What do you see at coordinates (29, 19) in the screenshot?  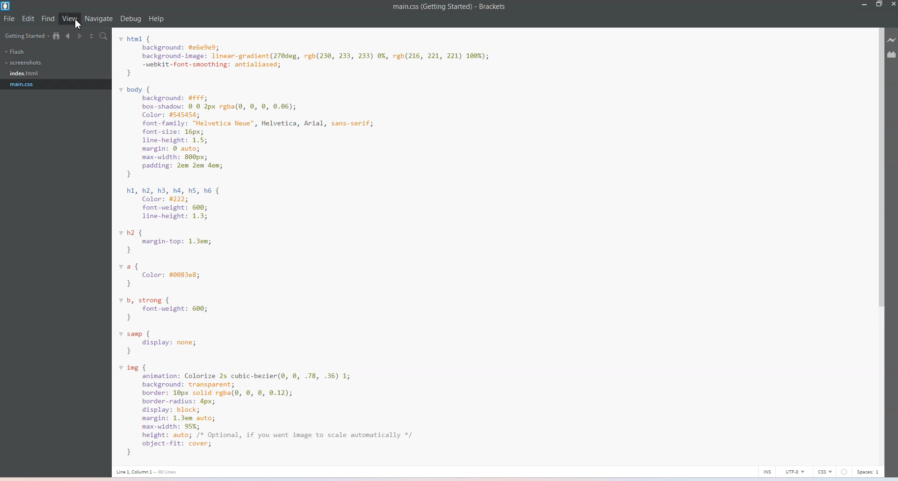 I see `Edit` at bounding box center [29, 19].